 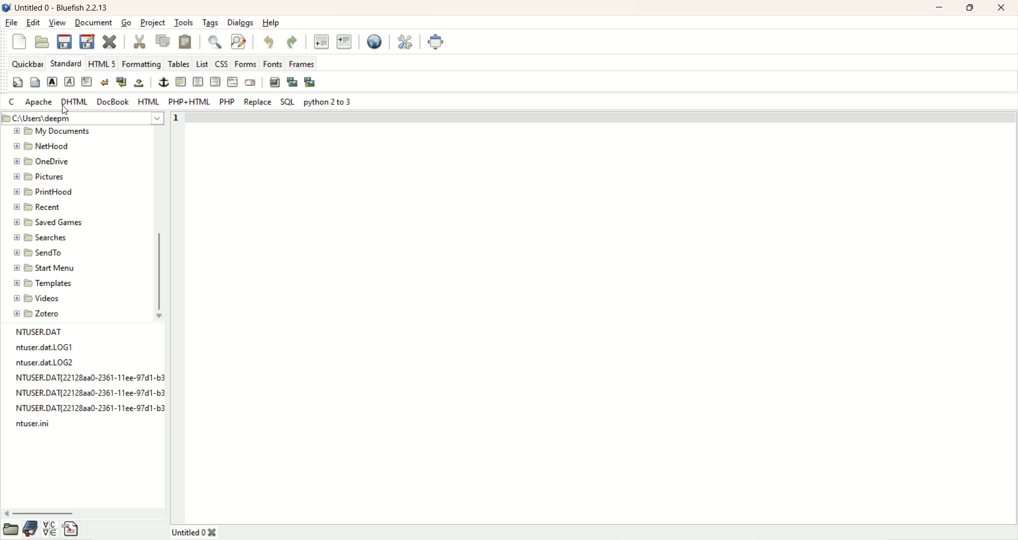 What do you see at coordinates (273, 63) in the screenshot?
I see `fonts` at bounding box center [273, 63].